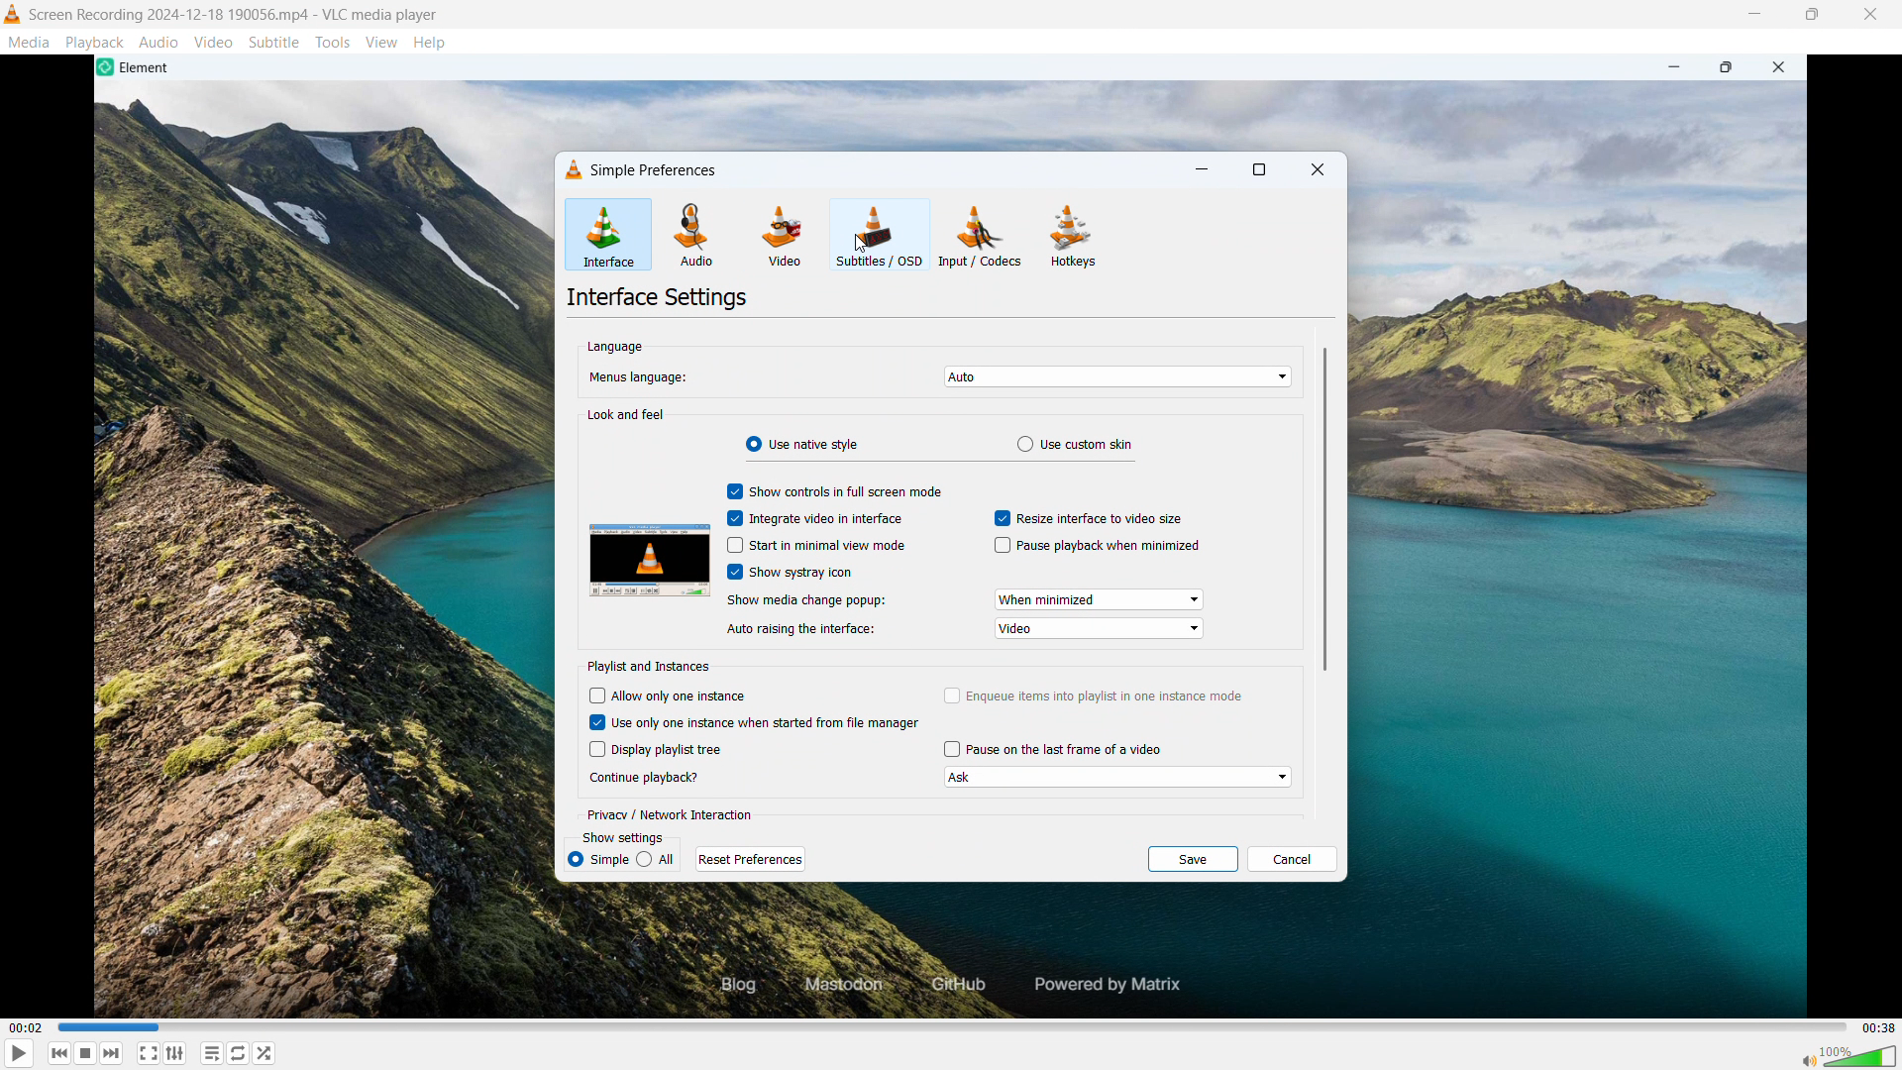 The width and height of the screenshot is (1902, 1070). I want to click on Resize interface to video size , so click(1107, 517).